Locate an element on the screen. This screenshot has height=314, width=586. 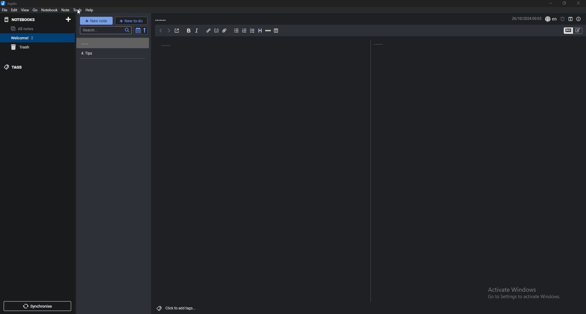
notes title is located at coordinates (165, 44).